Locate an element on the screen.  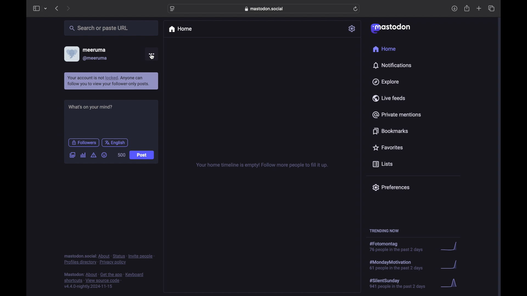
hashtag trend is located at coordinates (414, 247).